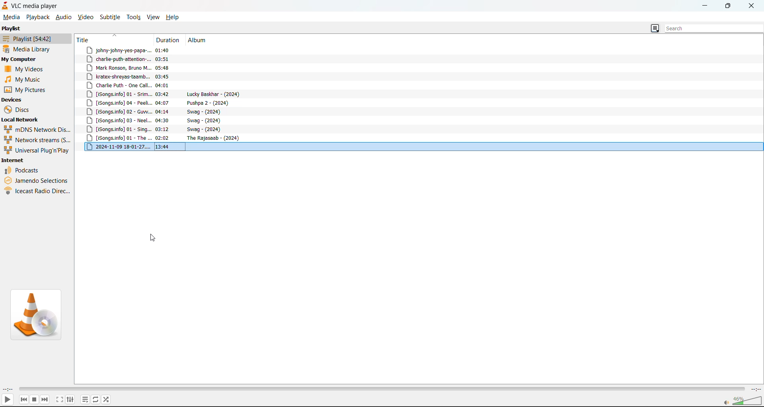 Image resolution: width=764 pixels, height=407 pixels. What do you see at coordinates (155, 112) in the screenshot?
I see `track 8 title, duration and album details` at bounding box center [155, 112].